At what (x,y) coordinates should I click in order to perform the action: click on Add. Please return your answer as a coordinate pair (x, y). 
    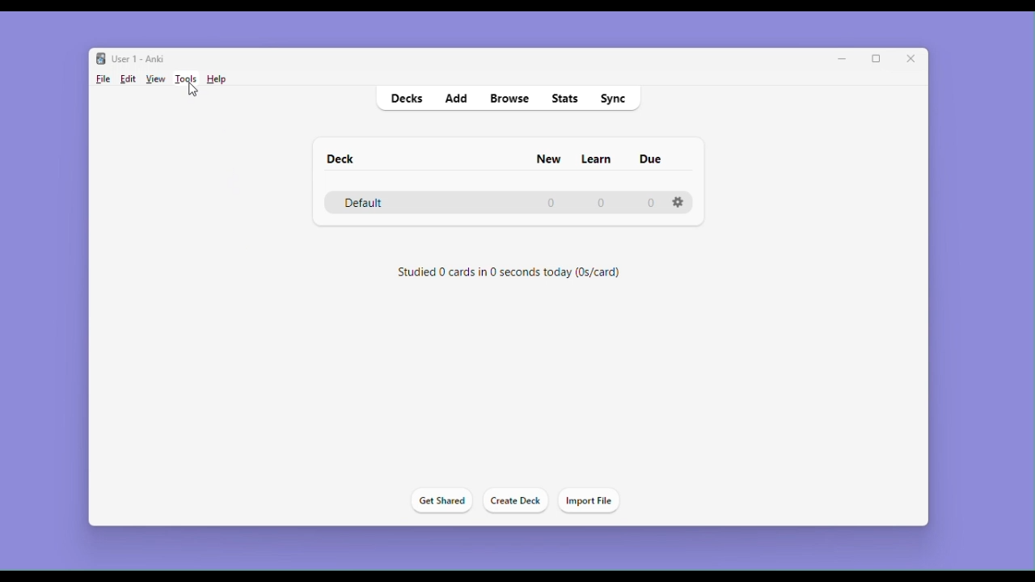
    Looking at the image, I should click on (456, 98).